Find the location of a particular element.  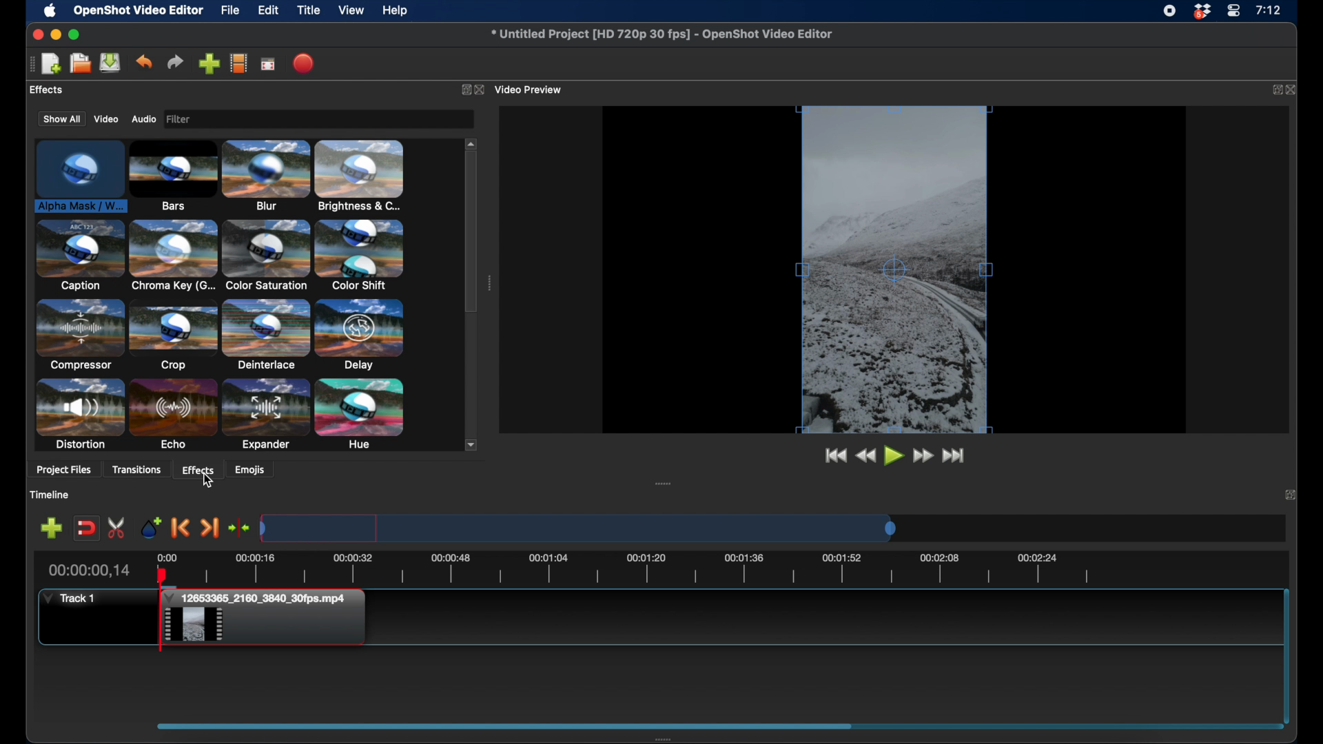

timeline is located at coordinates (642, 571).